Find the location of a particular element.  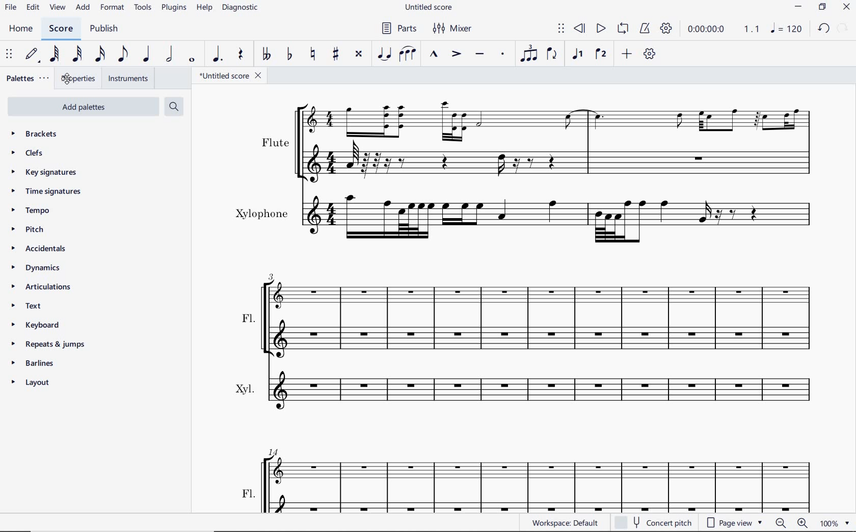

16TH NOTE is located at coordinates (98, 55).